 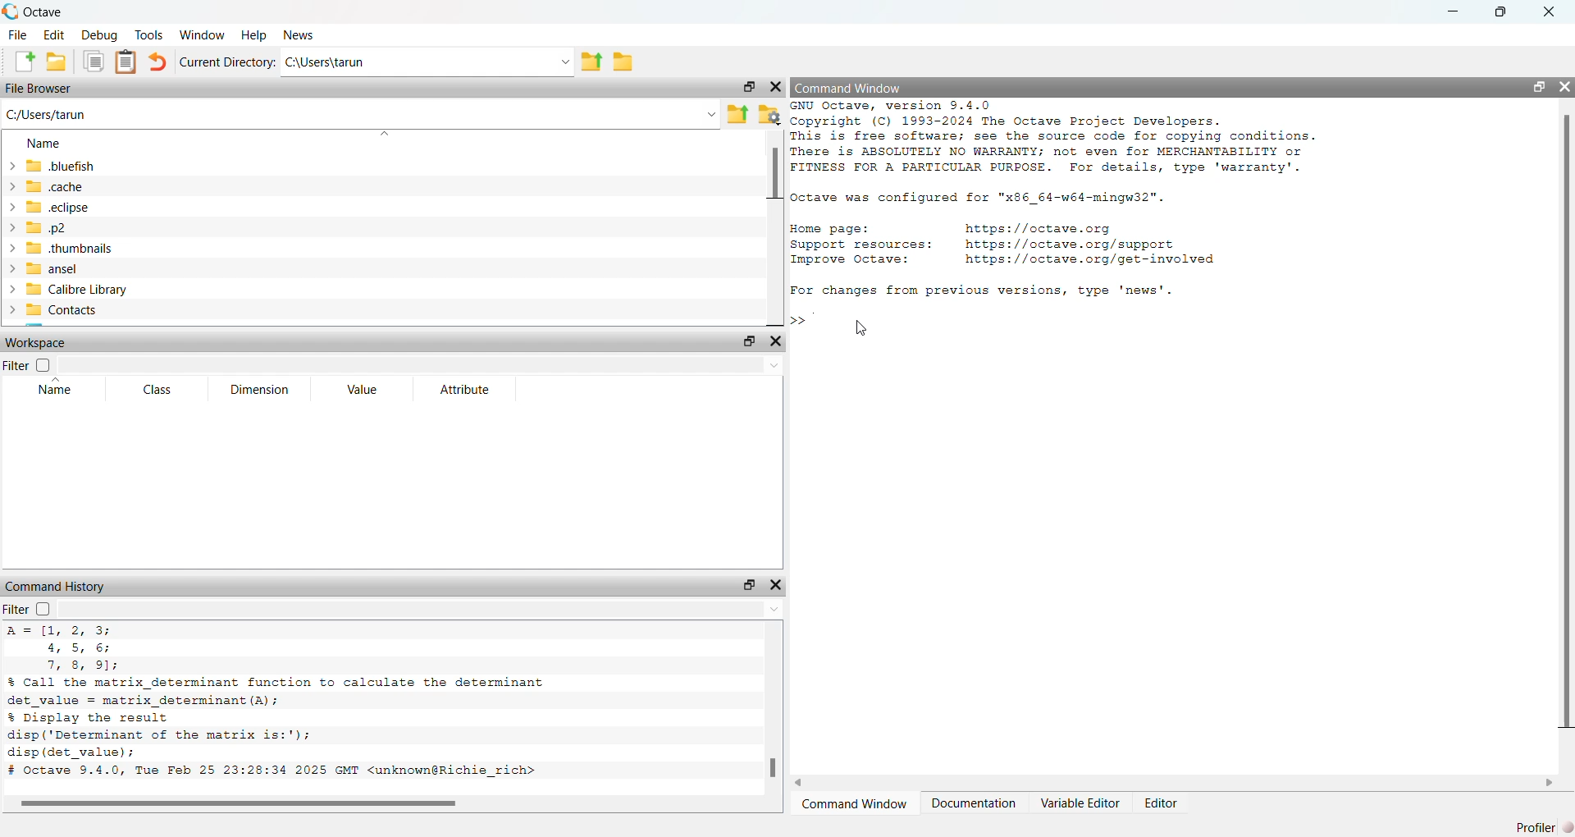 I want to click on scrollbar, so click(x=368, y=803).